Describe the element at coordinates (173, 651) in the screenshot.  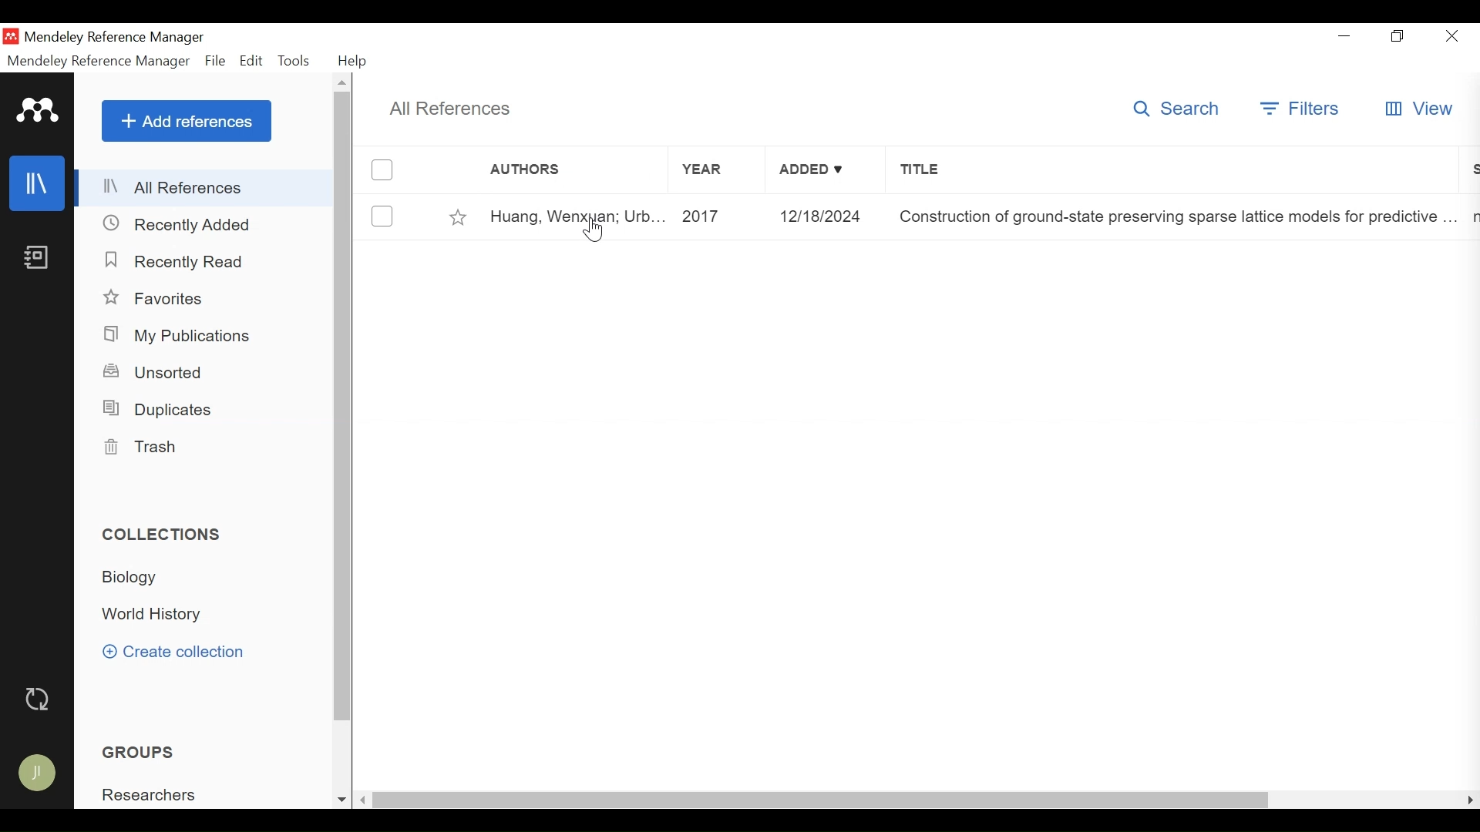
I see `Create Collection` at that location.